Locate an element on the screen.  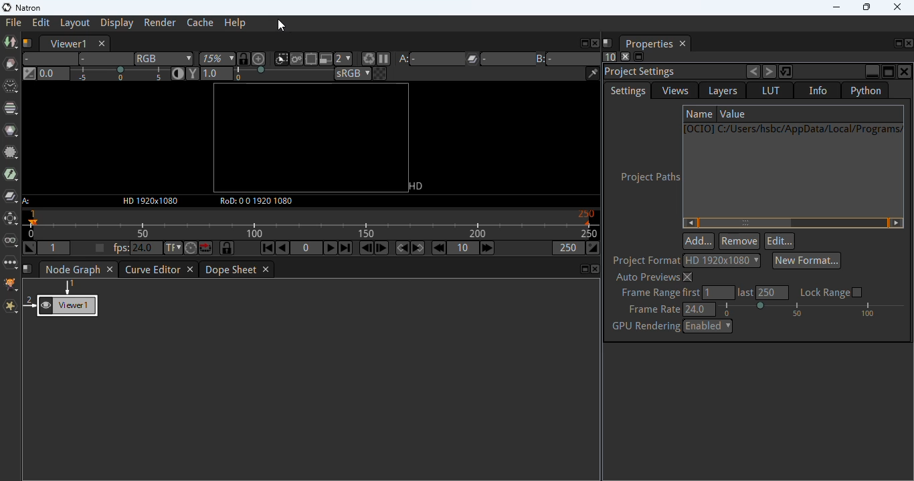
node graph is located at coordinates (72, 270).